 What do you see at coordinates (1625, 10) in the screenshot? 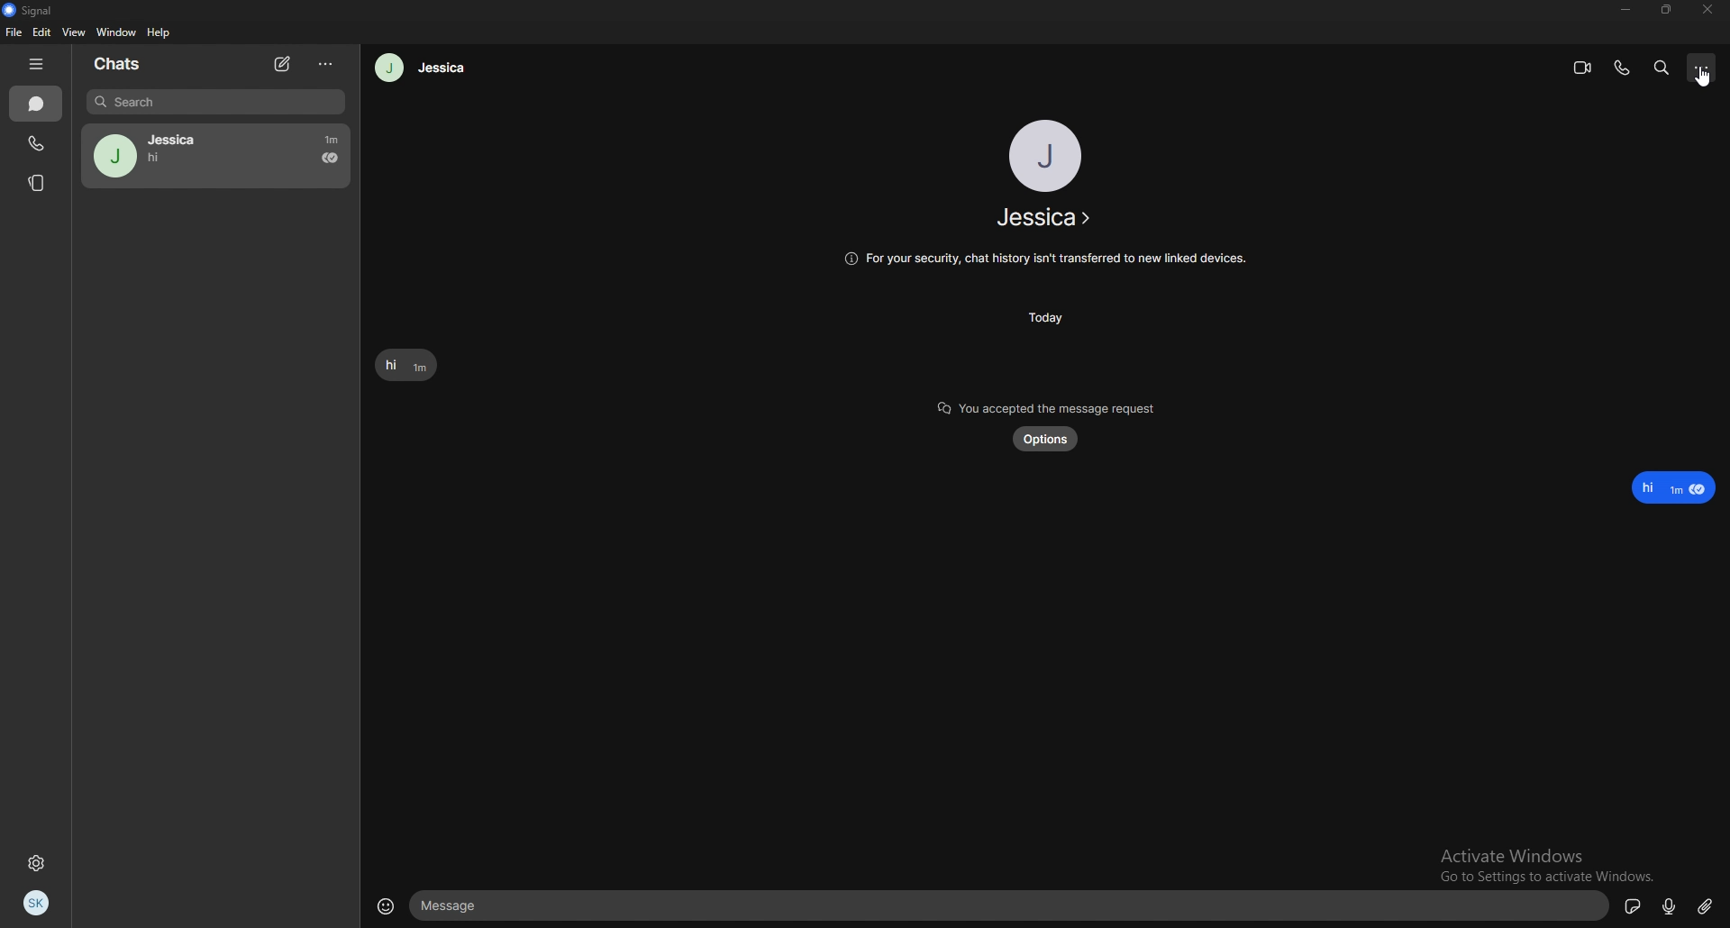
I see `Minimize` at bounding box center [1625, 10].